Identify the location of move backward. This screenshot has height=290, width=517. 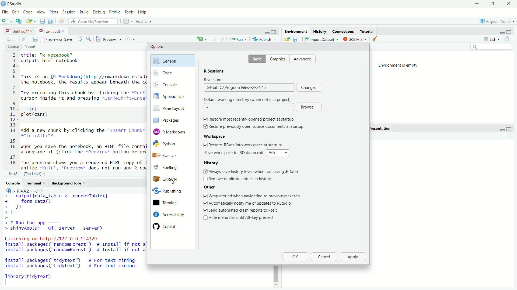
(16, 39).